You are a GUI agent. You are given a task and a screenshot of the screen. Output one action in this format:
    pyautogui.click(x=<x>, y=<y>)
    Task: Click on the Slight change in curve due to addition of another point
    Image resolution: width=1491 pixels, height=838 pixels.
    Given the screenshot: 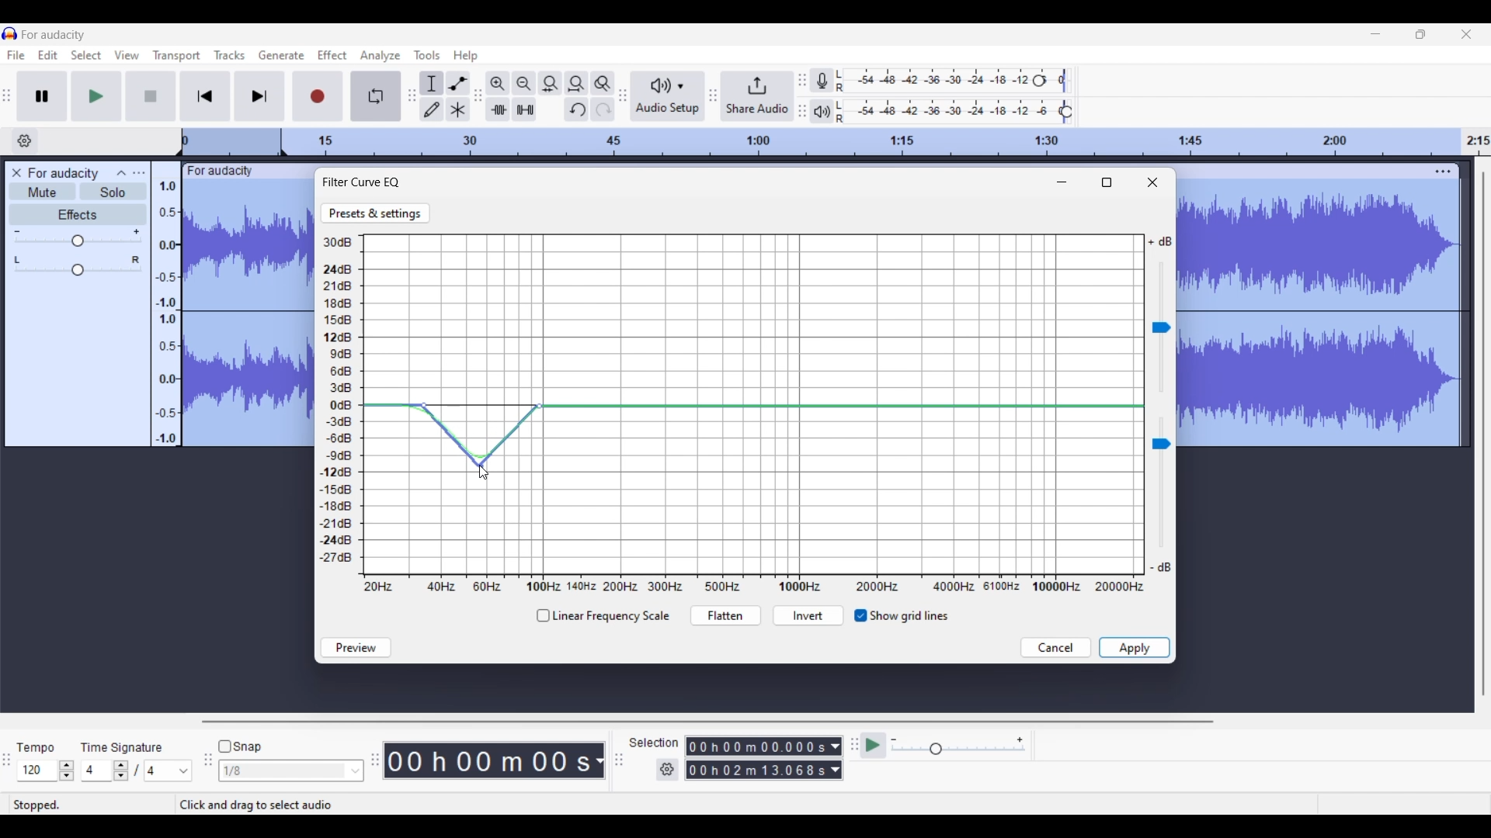 What is the action you would take?
    pyautogui.click(x=481, y=406)
    